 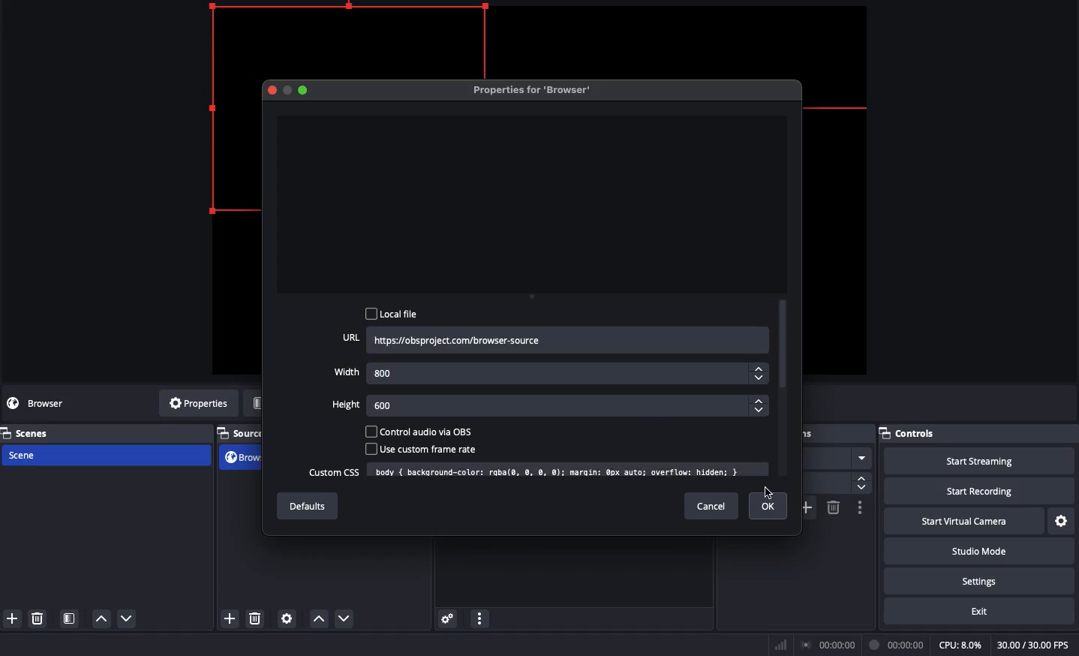 What do you see at coordinates (978, 549) in the screenshot?
I see `Studio mode` at bounding box center [978, 549].